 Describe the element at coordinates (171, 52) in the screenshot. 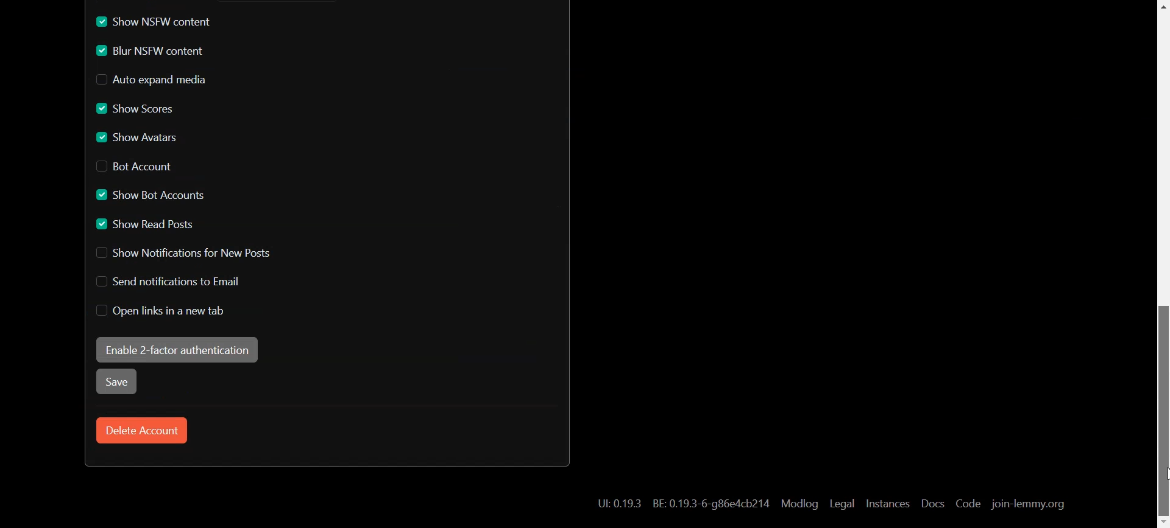

I see `Enable Blur NSFW content` at that location.